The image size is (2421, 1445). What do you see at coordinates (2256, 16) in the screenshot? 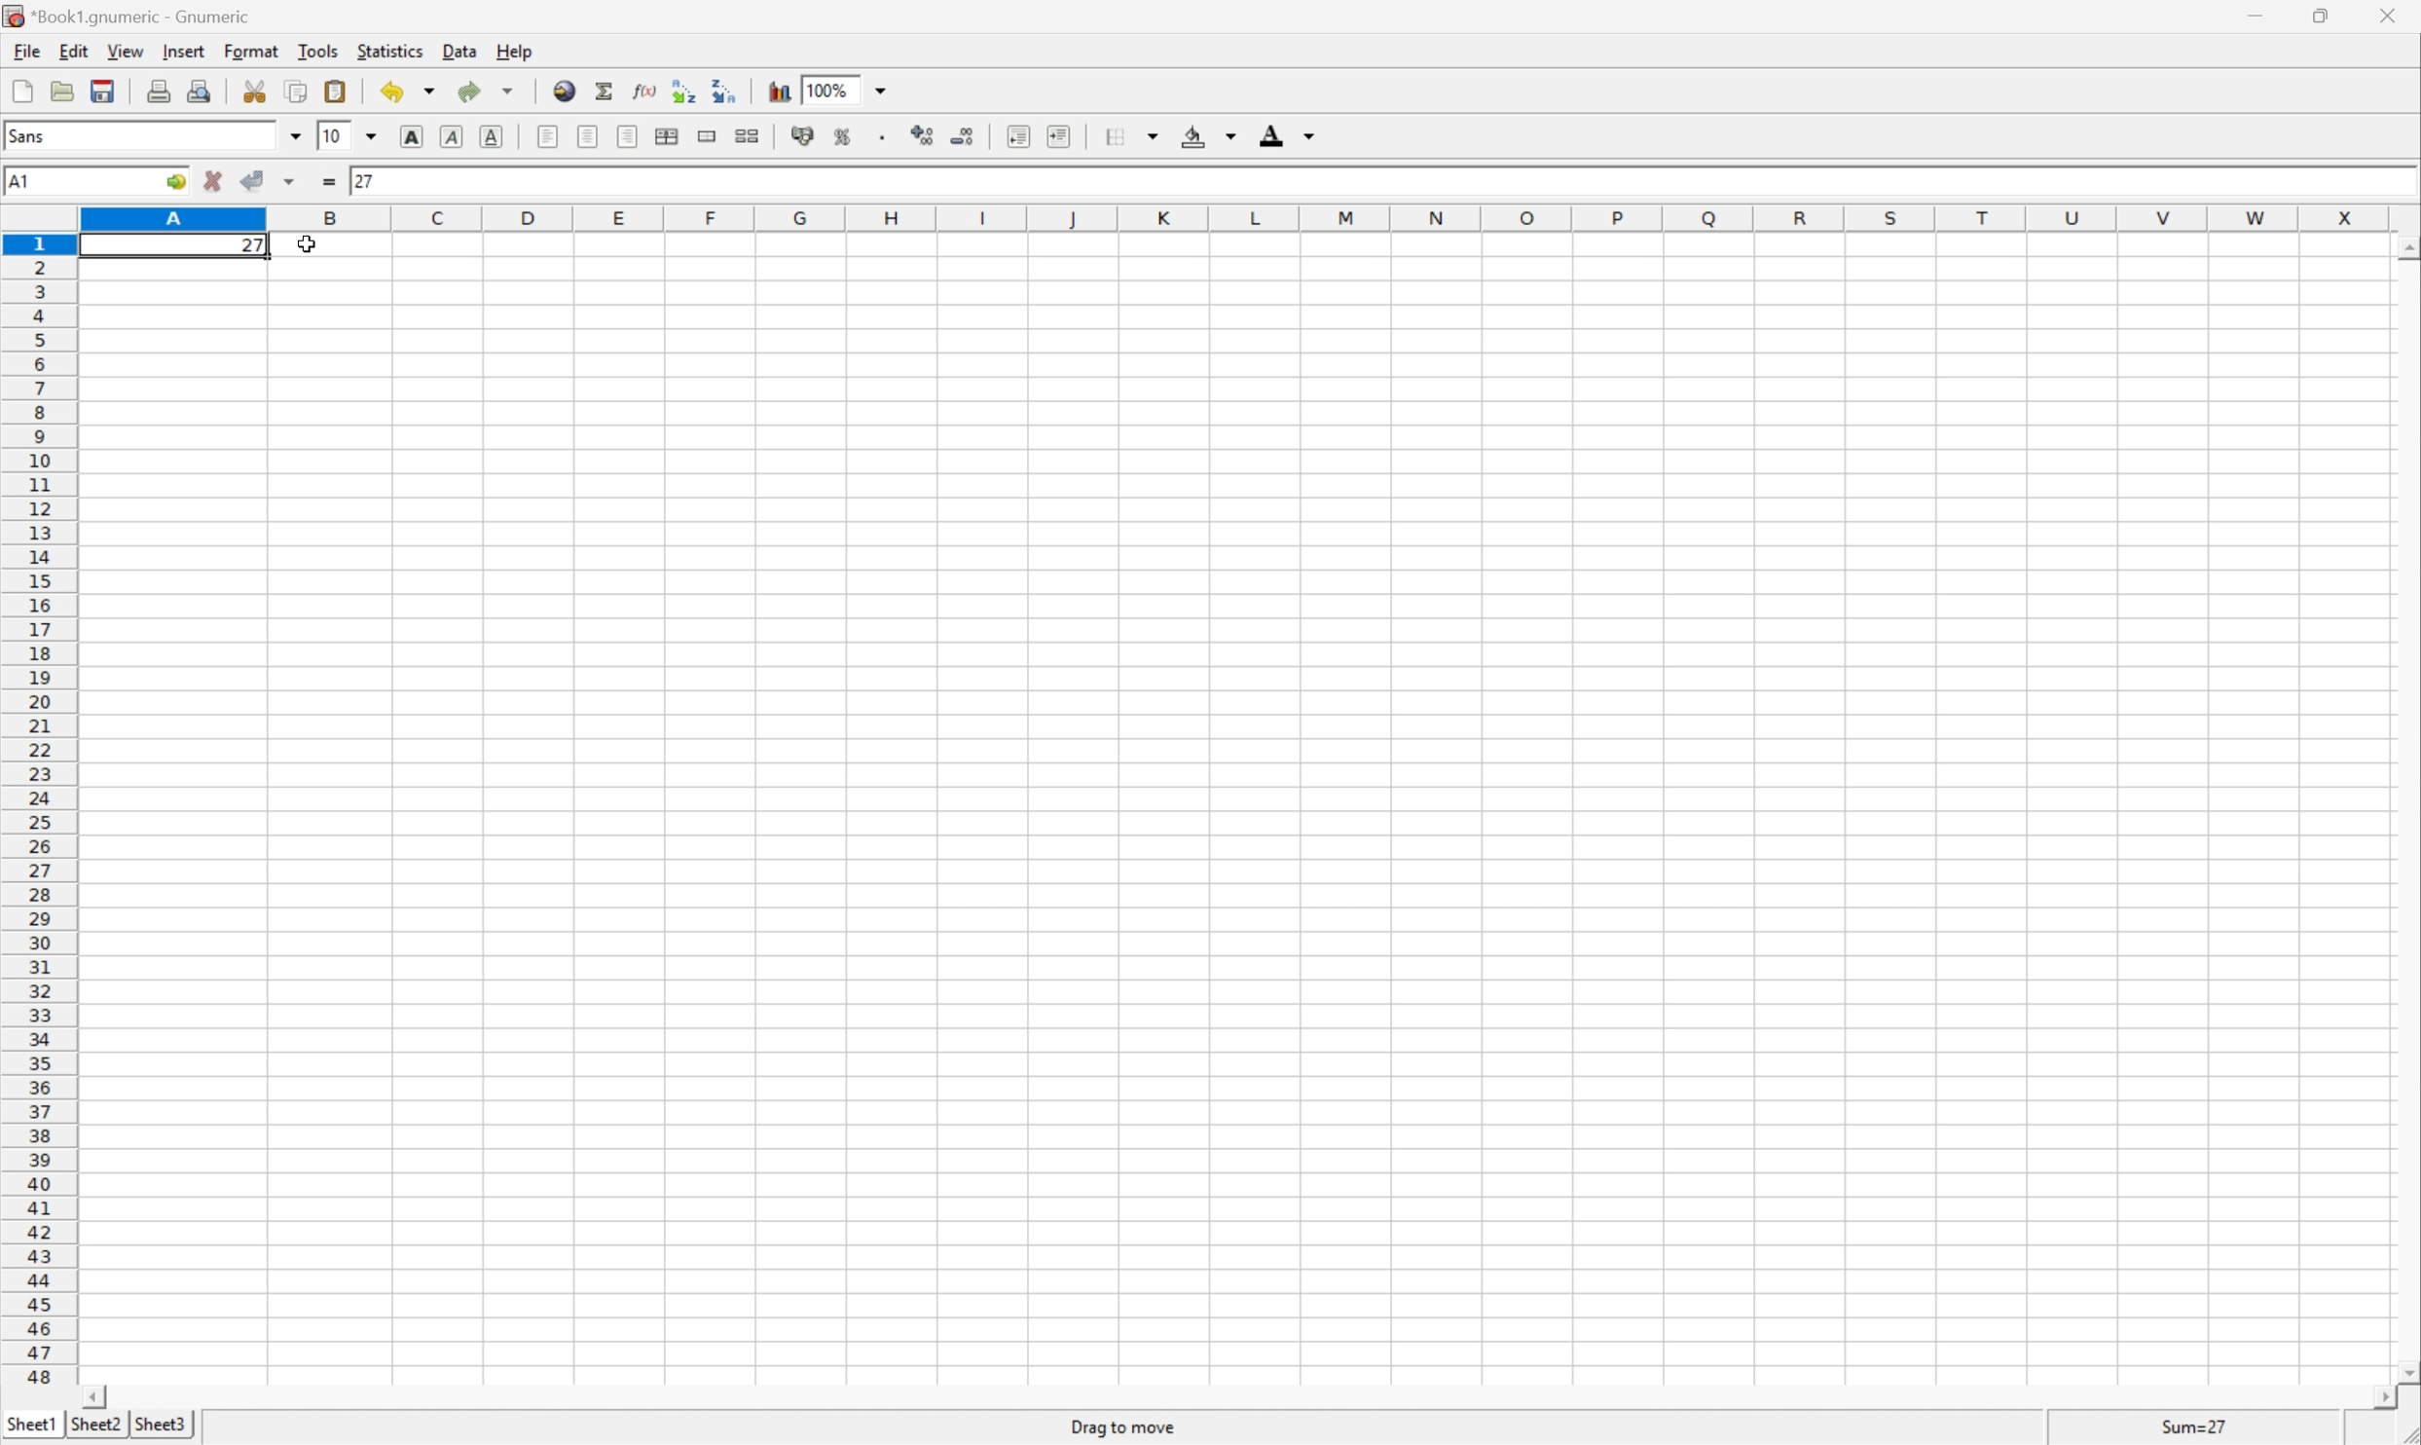
I see `Minimize` at bounding box center [2256, 16].